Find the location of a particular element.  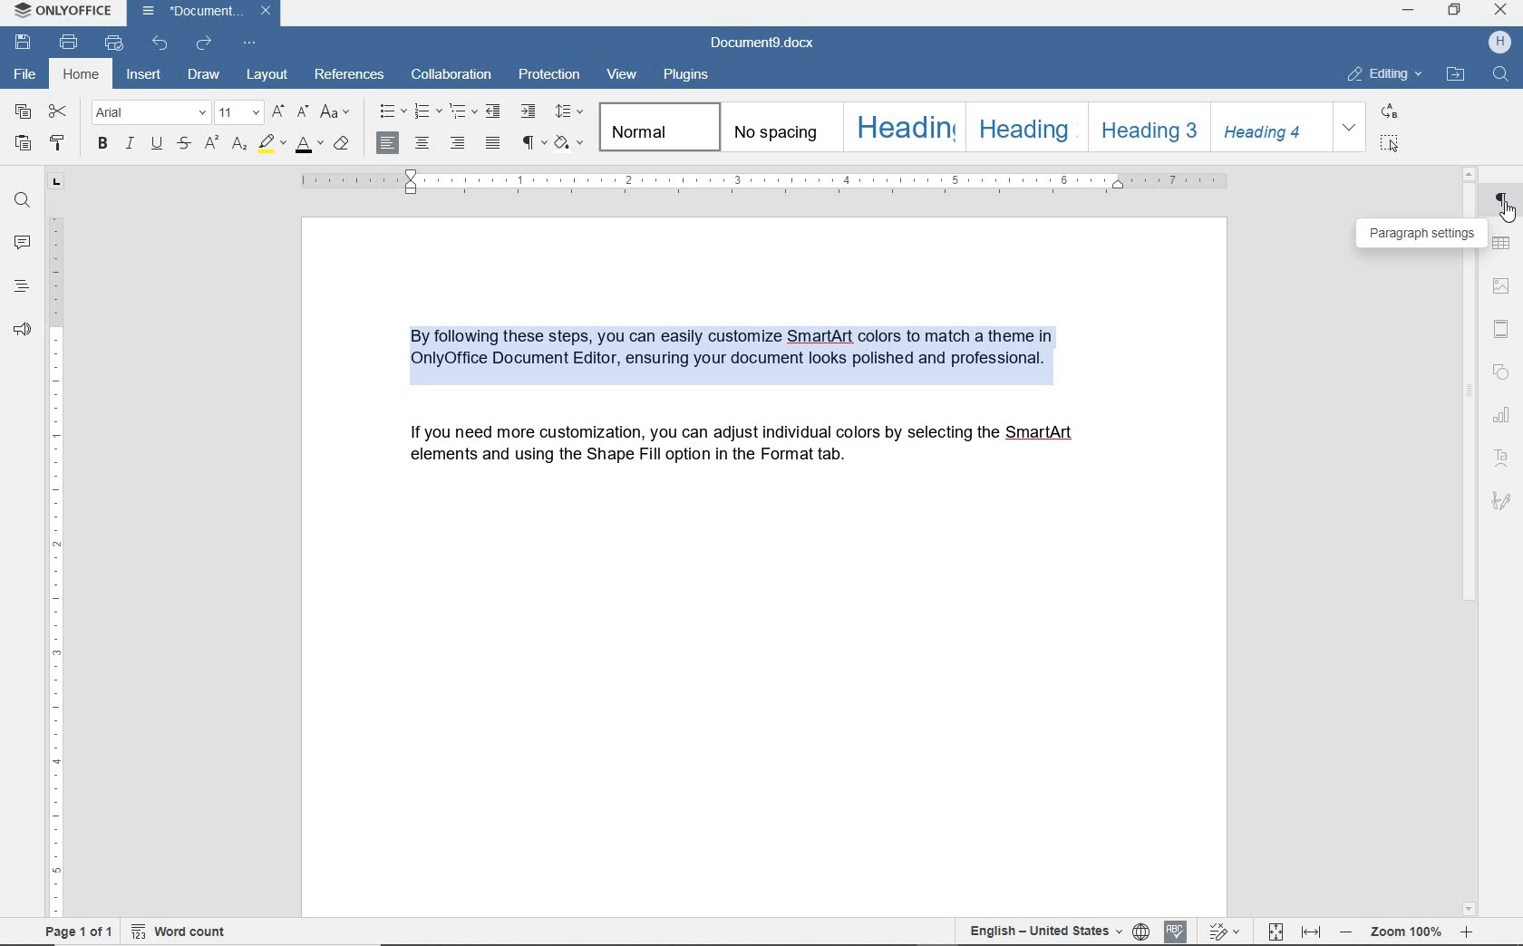

document name is located at coordinates (763, 39).